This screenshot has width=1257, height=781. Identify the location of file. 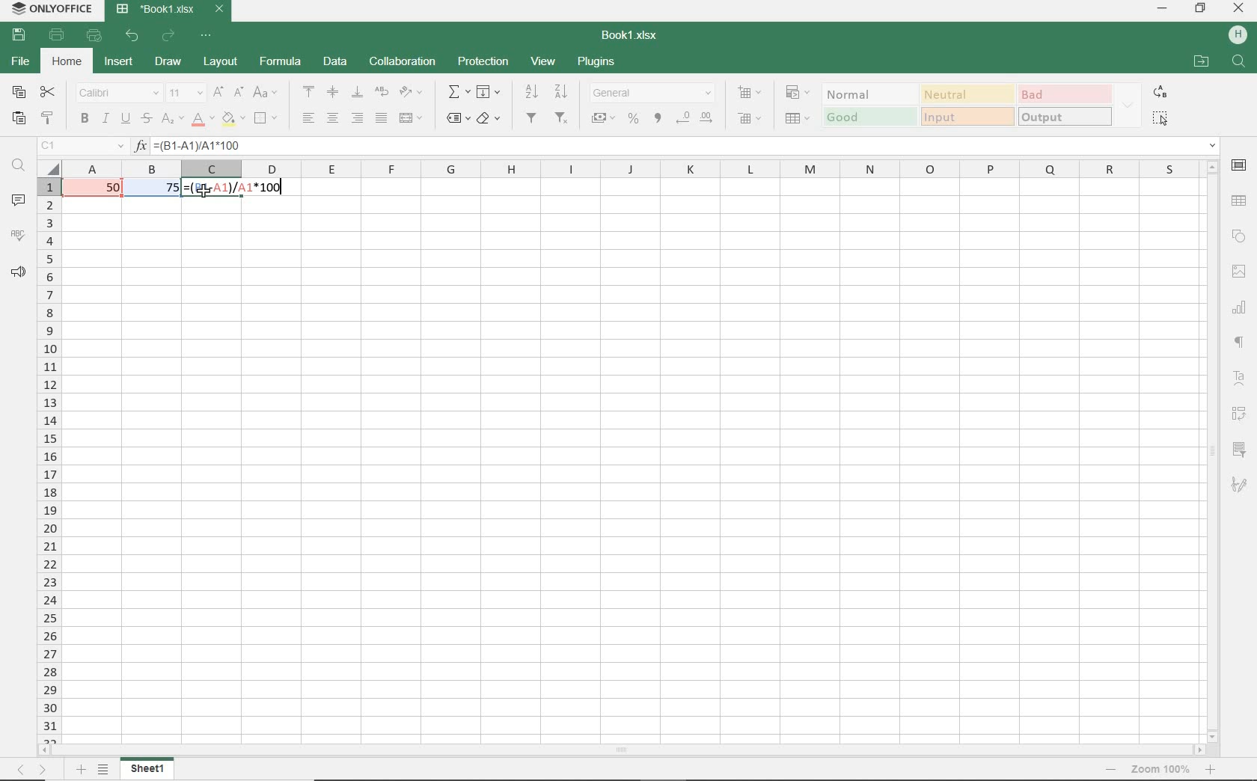
(19, 63).